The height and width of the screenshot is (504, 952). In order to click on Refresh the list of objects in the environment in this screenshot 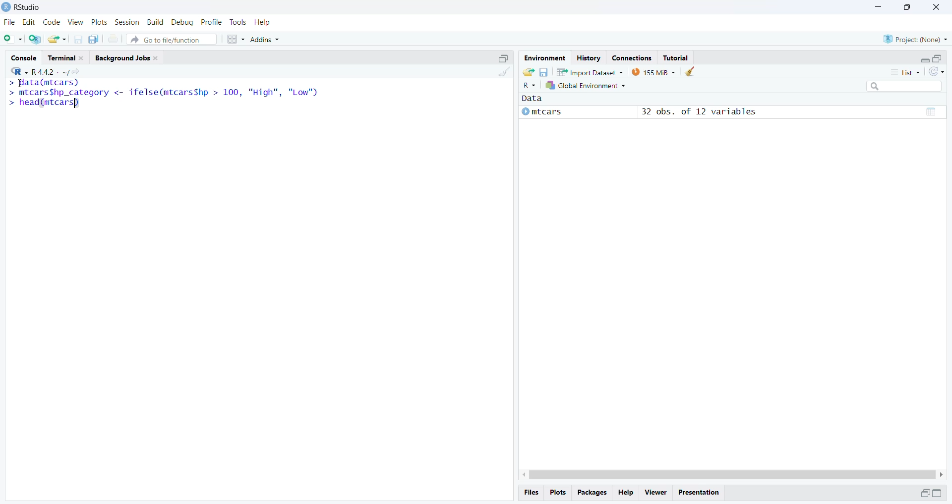, I will do `click(937, 72)`.